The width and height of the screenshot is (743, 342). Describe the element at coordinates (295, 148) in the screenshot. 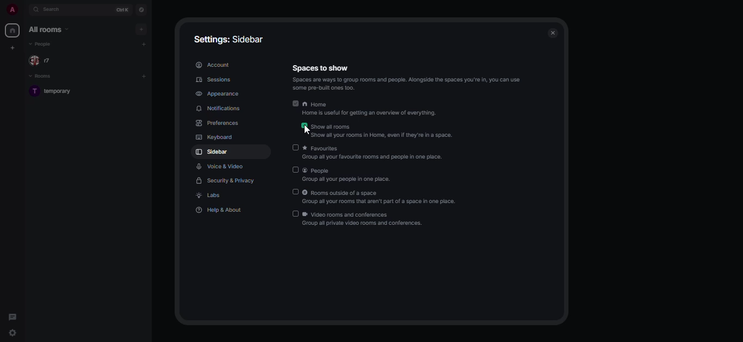

I see `disabled` at that location.